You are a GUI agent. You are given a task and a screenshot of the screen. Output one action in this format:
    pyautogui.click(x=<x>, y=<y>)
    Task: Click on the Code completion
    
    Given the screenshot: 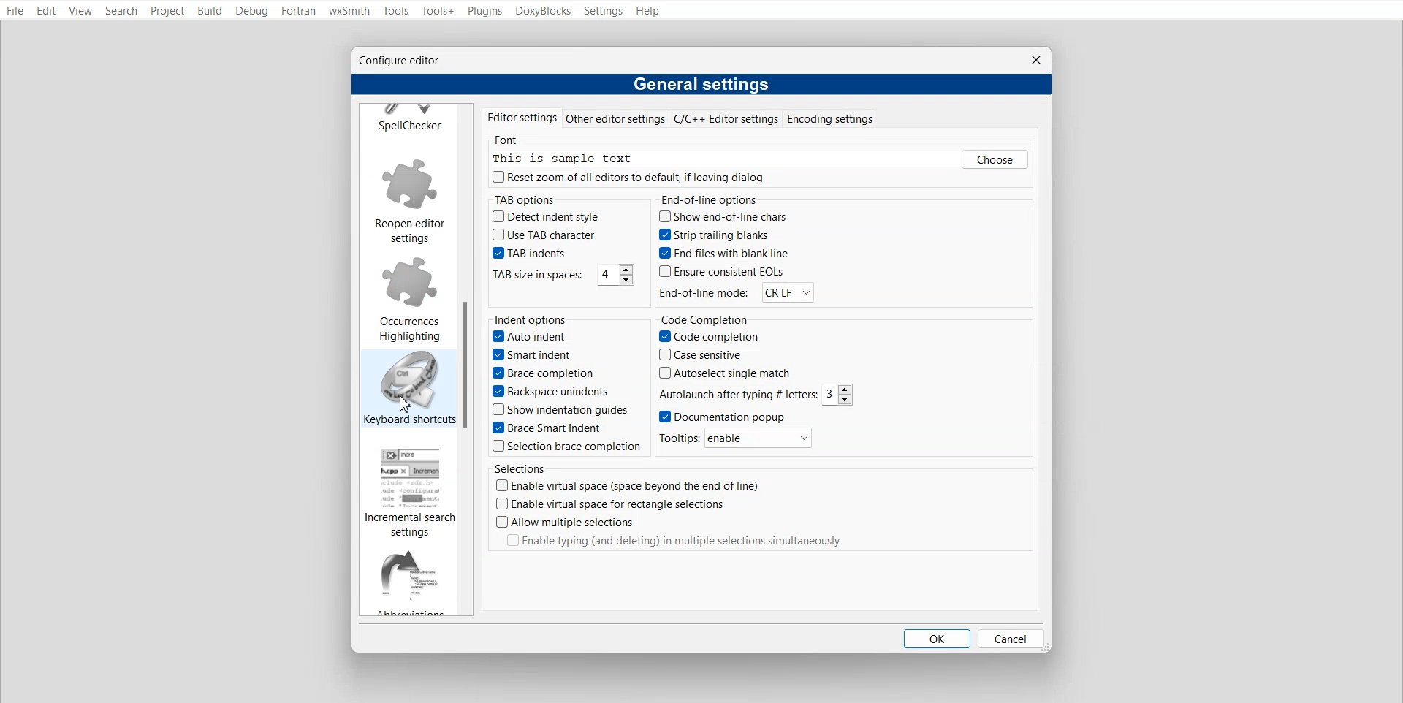 What is the action you would take?
    pyautogui.click(x=709, y=337)
    